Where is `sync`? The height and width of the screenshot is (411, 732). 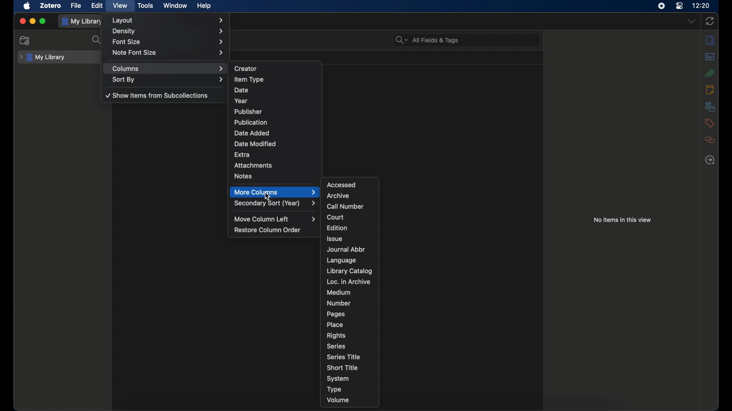 sync is located at coordinates (710, 21).